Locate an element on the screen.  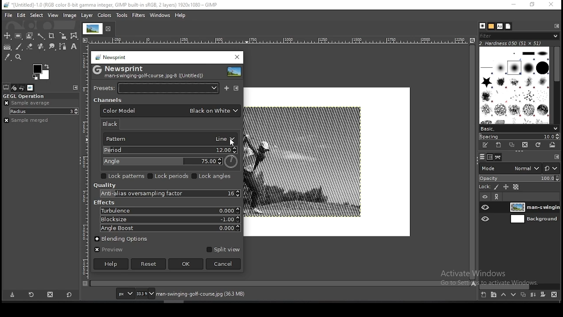
paintbrush tool is located at coordinates (19, 47).